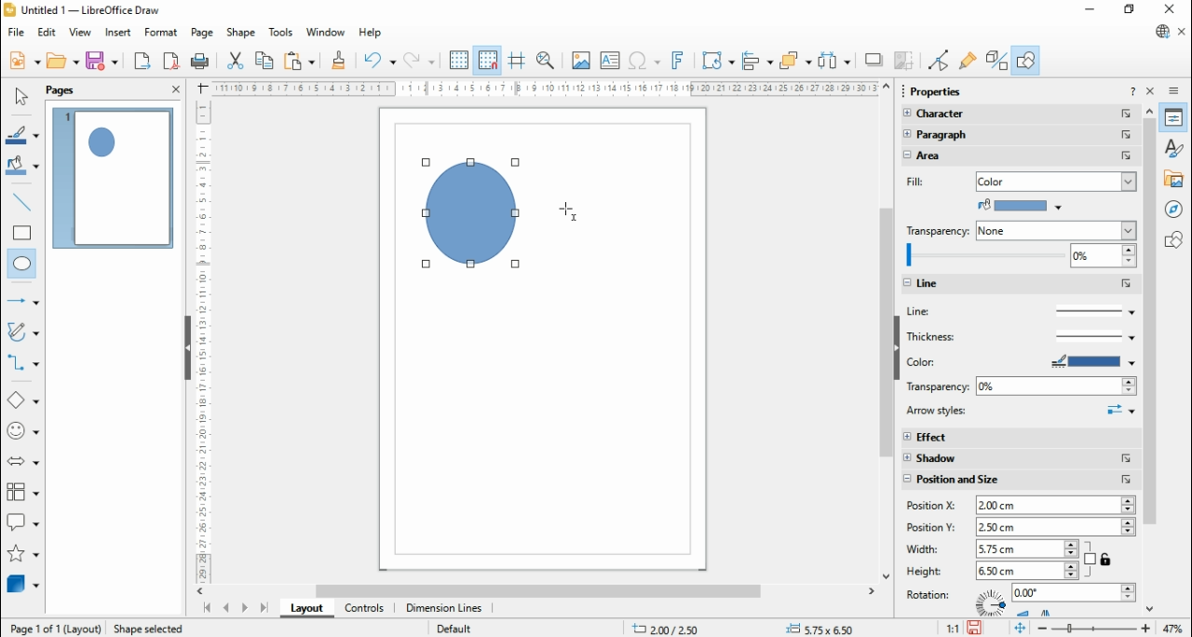 The image size is (1192, 637). I want to click on line, so click(1018, 311).